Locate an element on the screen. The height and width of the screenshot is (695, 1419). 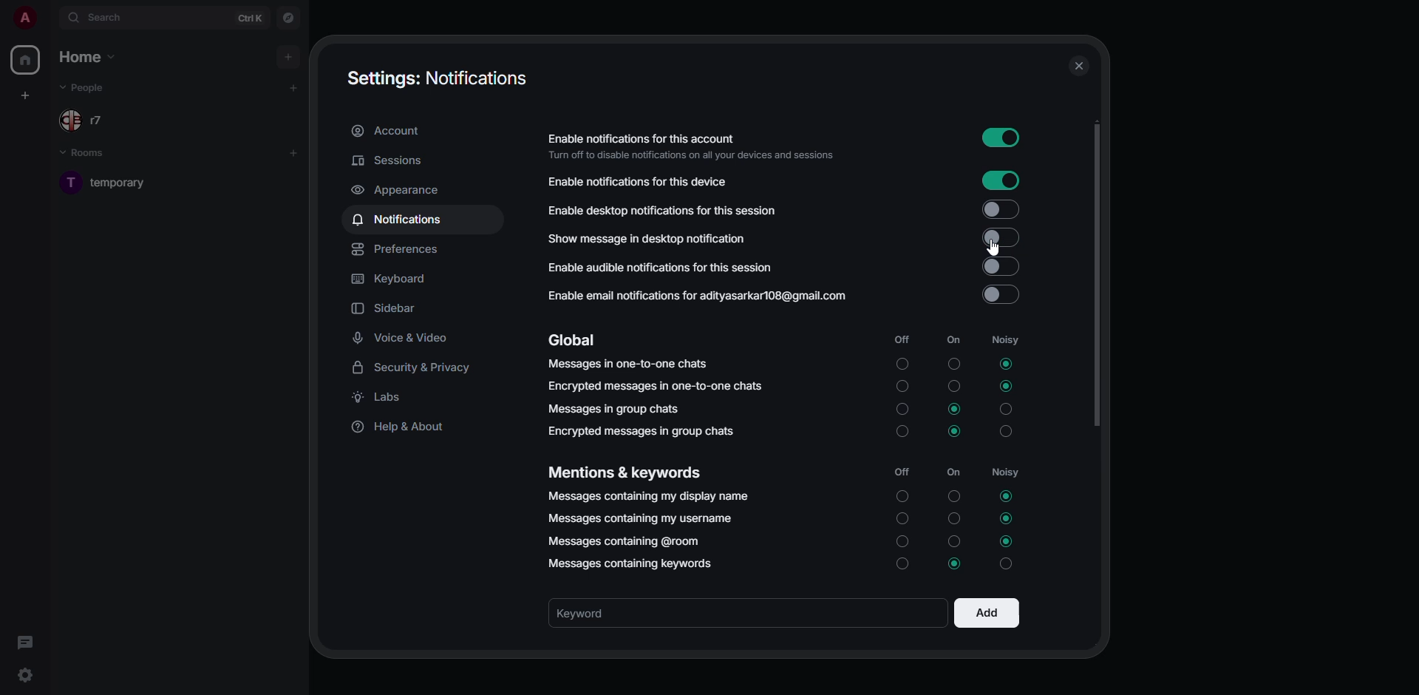
selected is located at coordinates (1005, 387).